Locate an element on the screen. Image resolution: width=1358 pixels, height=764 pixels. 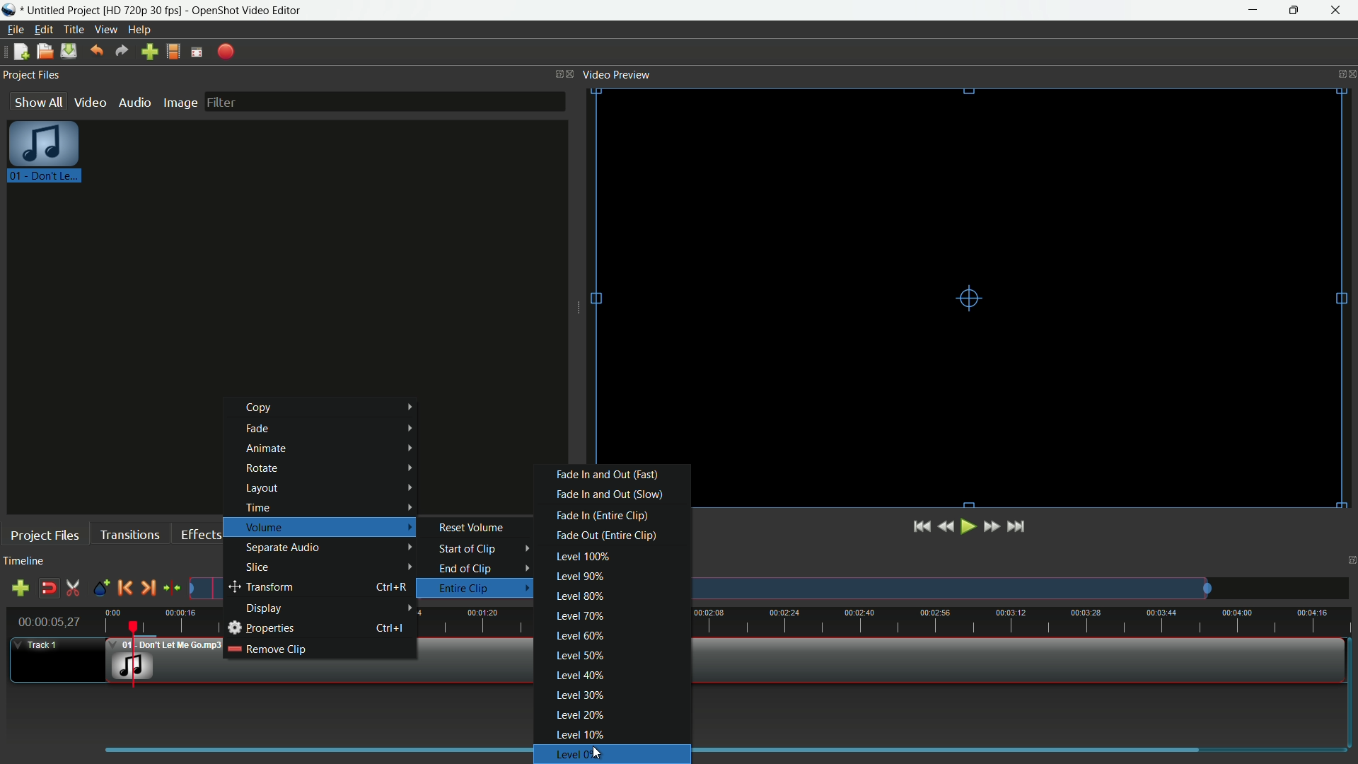
import file is located at coordinates (151, 52).